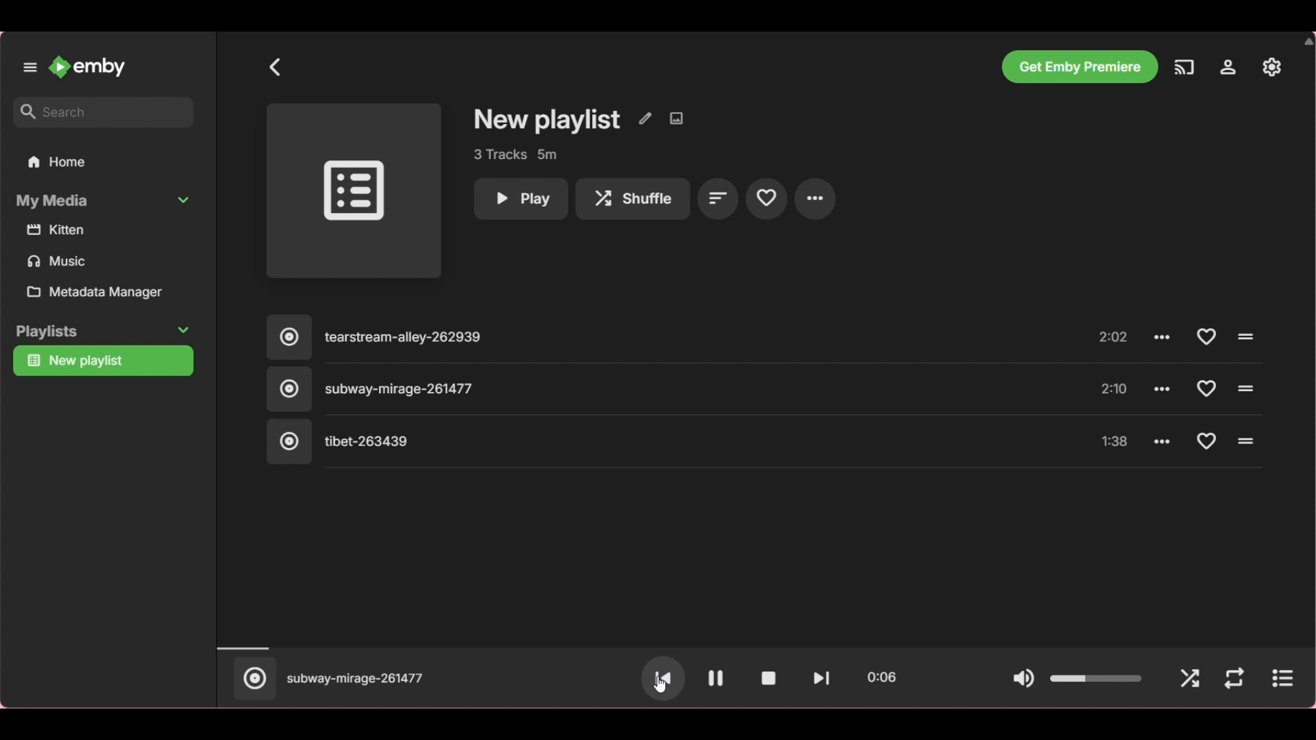 The width and height of the screenshot is (1316, 740). What do you see at coordinates (884, 675) in the screenshot?
I see `Current timestamp of selected song` at bounding box center [884, 675].